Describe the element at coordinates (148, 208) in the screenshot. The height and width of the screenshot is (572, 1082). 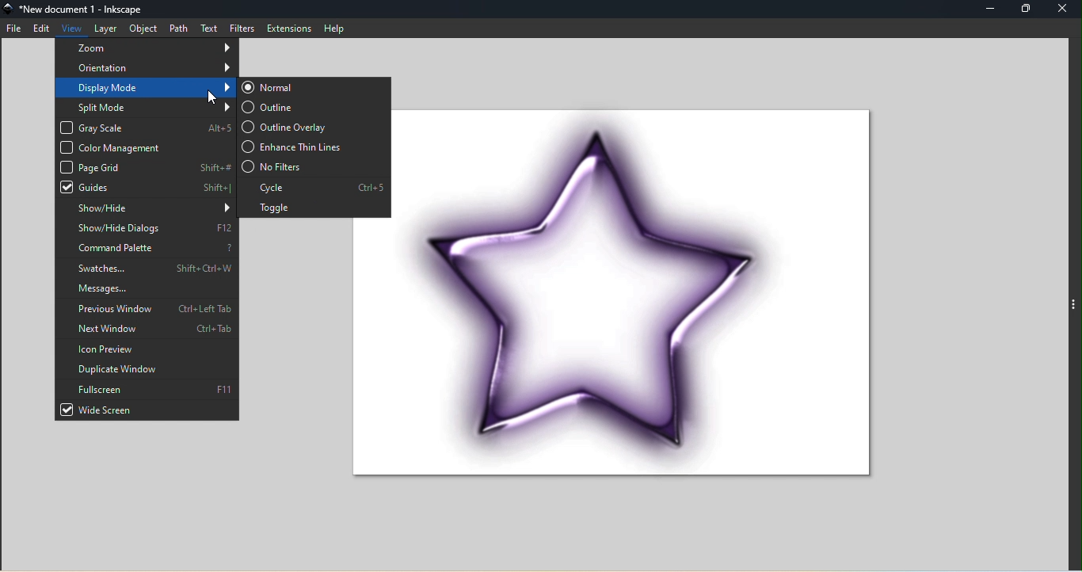
I see `Show/hide` at that location.